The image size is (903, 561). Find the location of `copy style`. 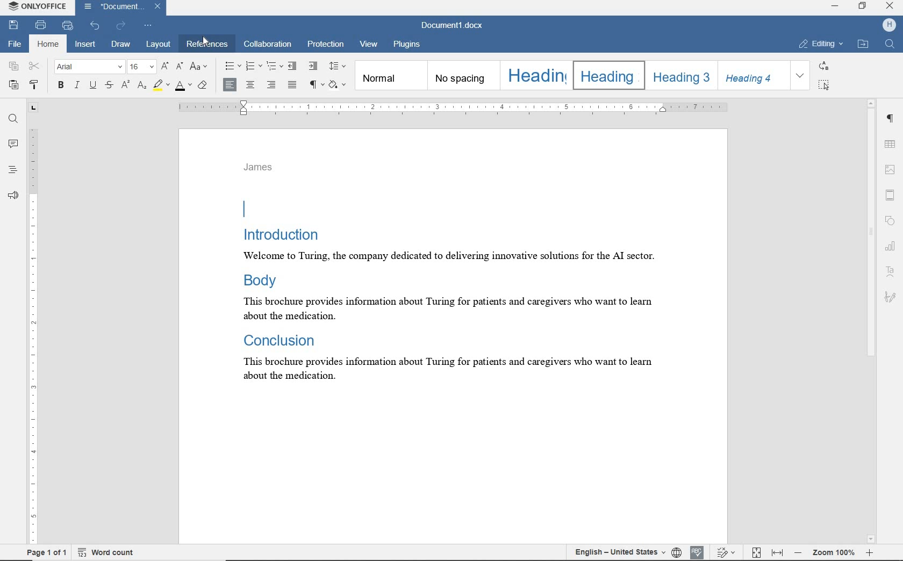

copy style is located at coordinates (35, 83).